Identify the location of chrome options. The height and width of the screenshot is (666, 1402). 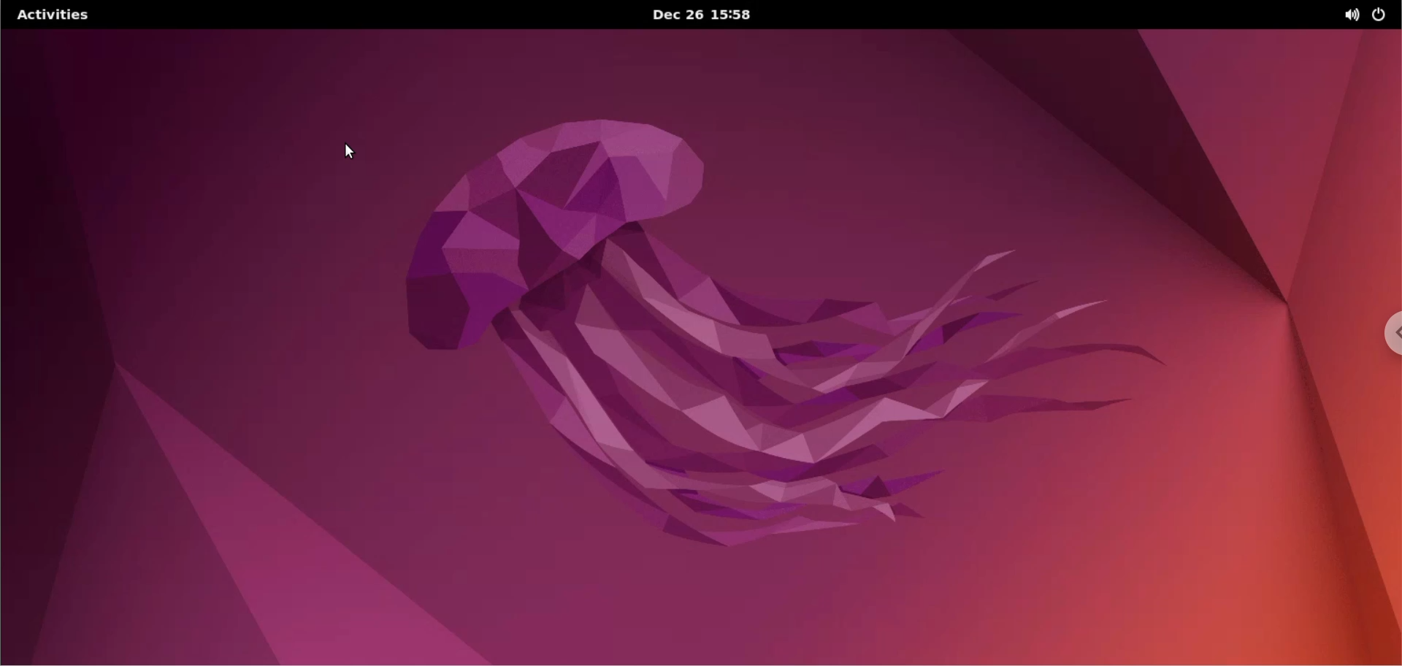
(1390, 336).